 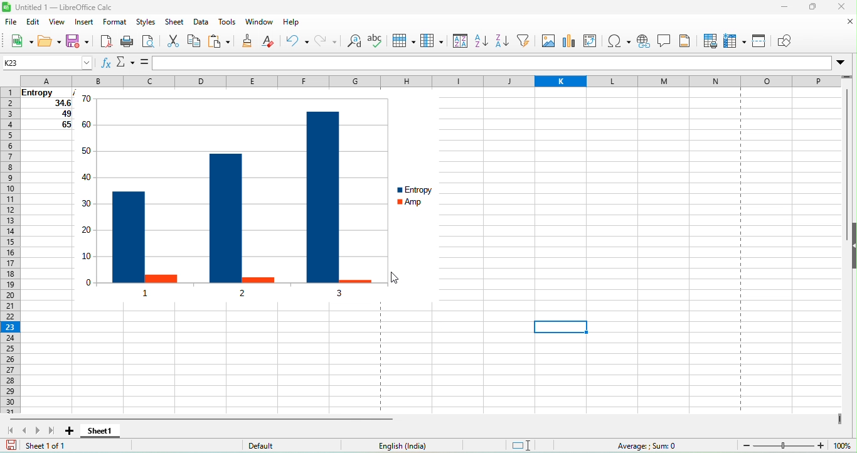 What do you see at coordinates (708, 42) in the screenshot?
I see `print area` at bounding box center [708, 42].